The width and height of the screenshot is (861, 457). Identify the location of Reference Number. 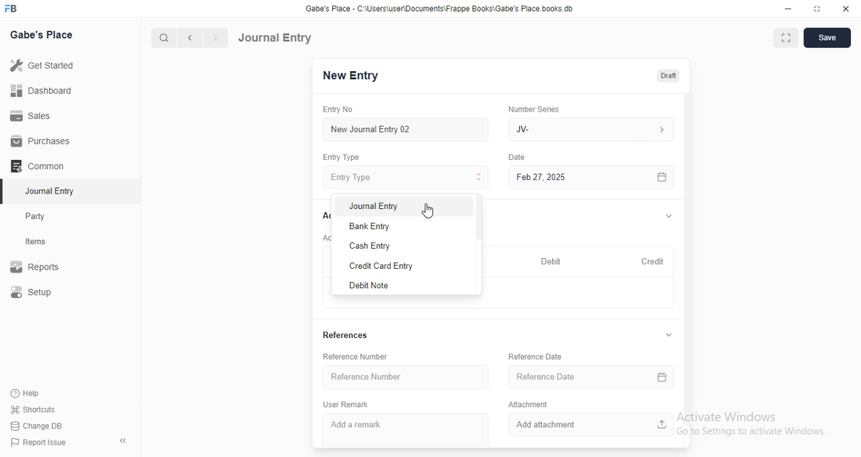
(356, 356).